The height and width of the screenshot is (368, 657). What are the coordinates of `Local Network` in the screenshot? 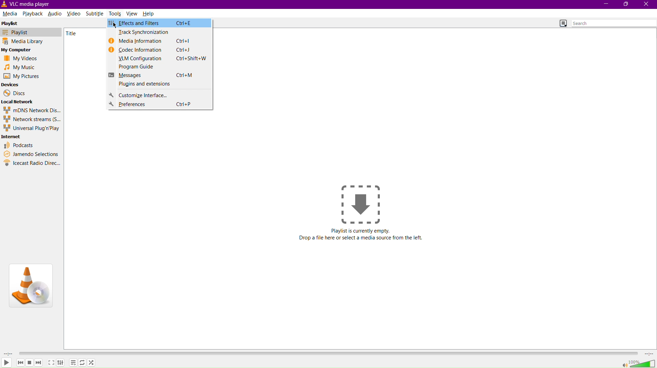 It's located at (18, 102).